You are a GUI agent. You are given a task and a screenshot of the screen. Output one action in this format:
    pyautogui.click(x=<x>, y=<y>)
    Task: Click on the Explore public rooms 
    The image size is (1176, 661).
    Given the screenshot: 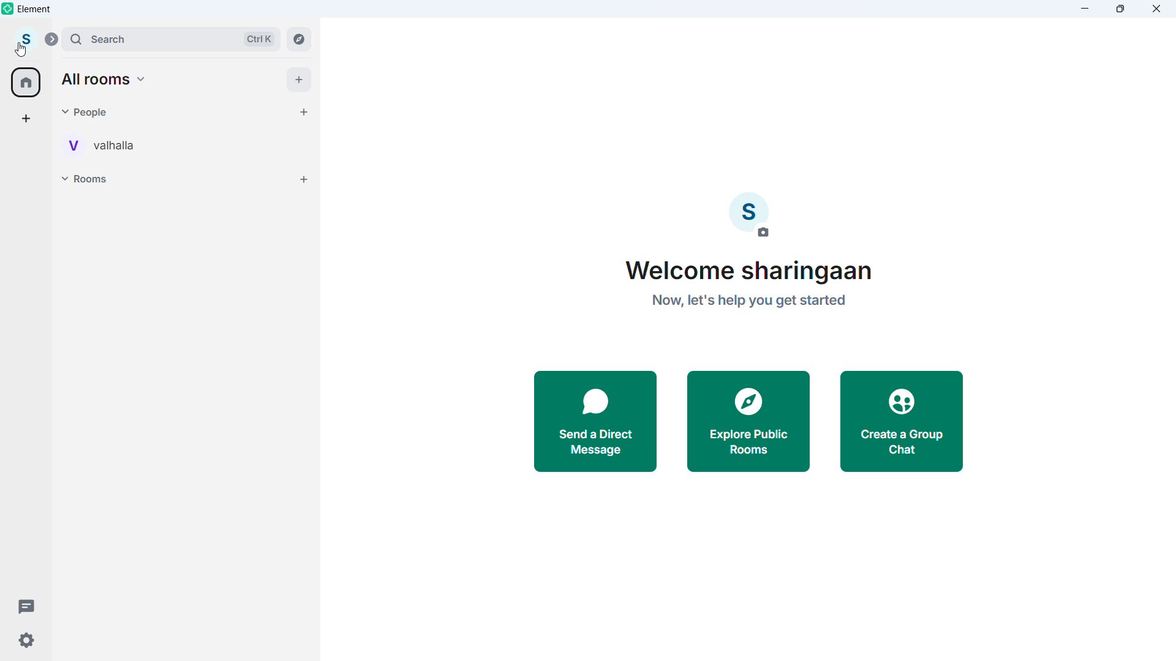 What is the action you would take?
    pyautogui.click(x=748, y=422)
    